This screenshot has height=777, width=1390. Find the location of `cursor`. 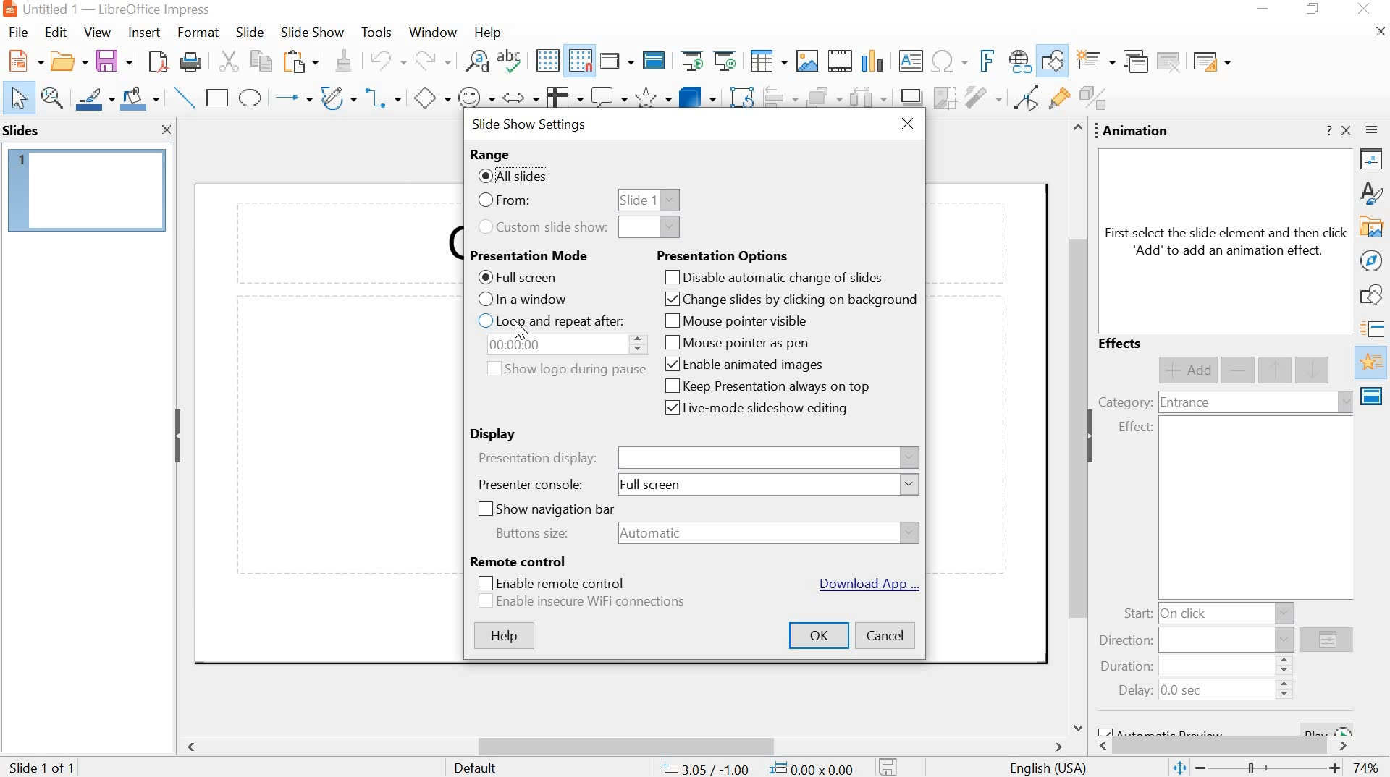

cursor is located at coordinates (526, 331).